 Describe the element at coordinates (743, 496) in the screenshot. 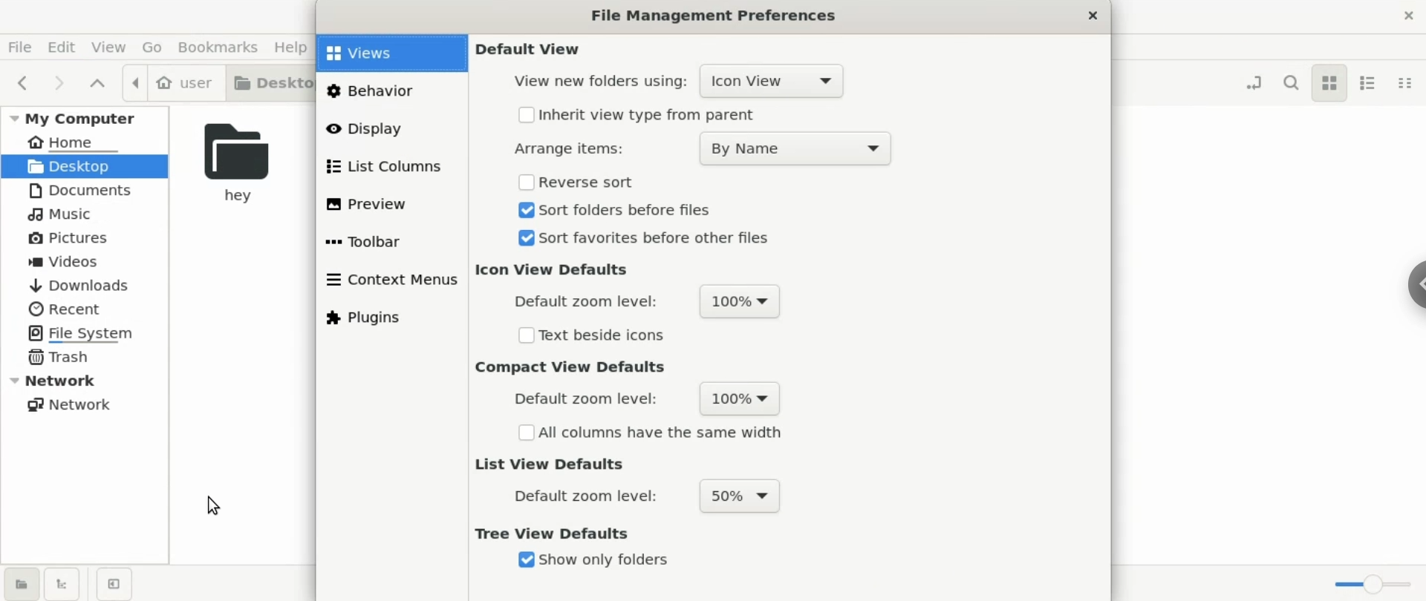

I see `50%` at that location.